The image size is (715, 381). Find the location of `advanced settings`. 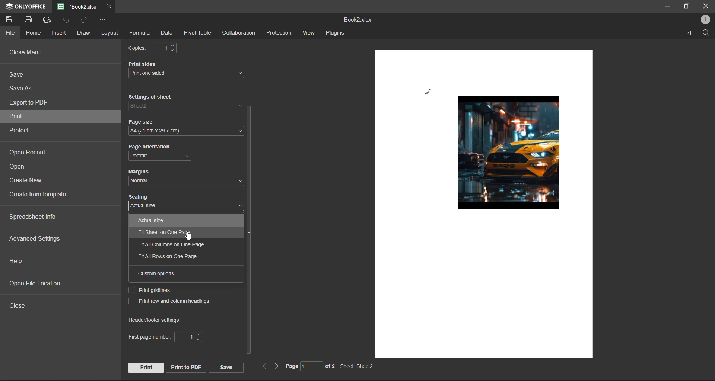

advanced settings is located at coordinates (36, 239).